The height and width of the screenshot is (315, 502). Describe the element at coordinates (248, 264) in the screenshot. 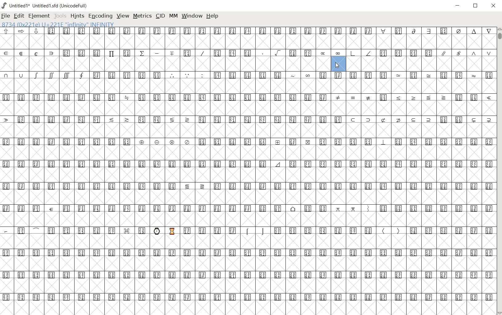

I see `empty glyph slots` at that location.